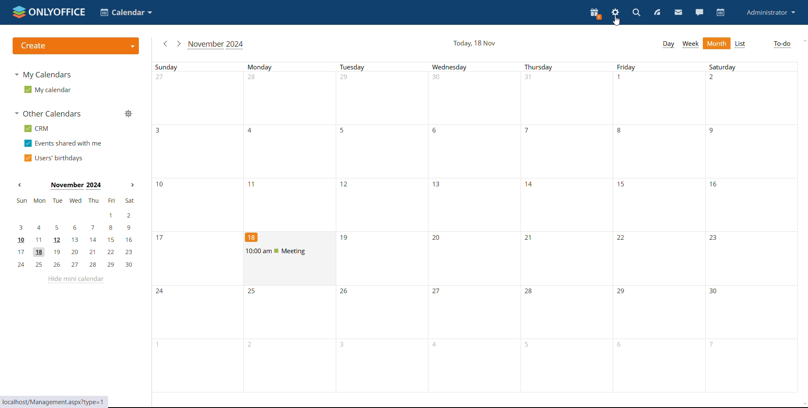  I want to click on profile, so click(769, 12).